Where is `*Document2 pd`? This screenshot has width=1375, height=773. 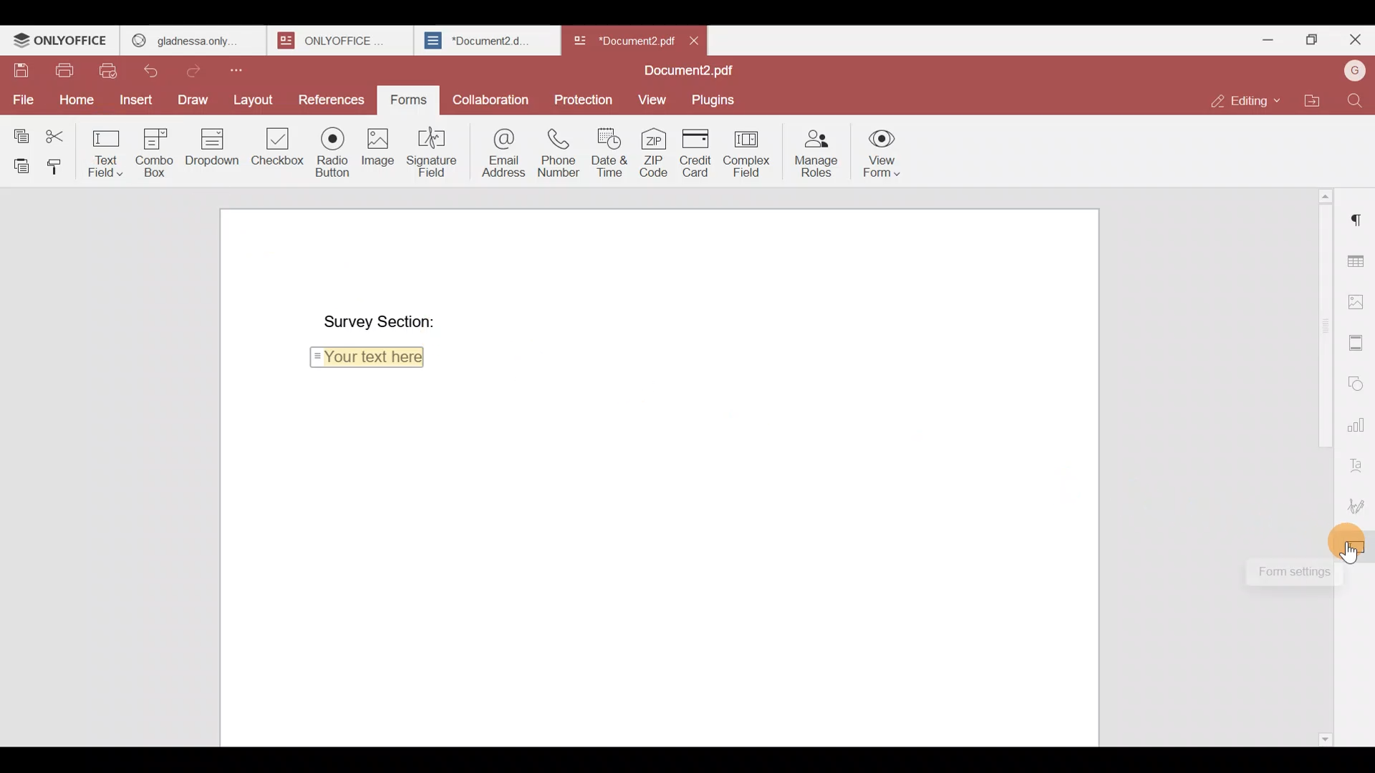 *Document2 pd is located at coordinates (620, 40).